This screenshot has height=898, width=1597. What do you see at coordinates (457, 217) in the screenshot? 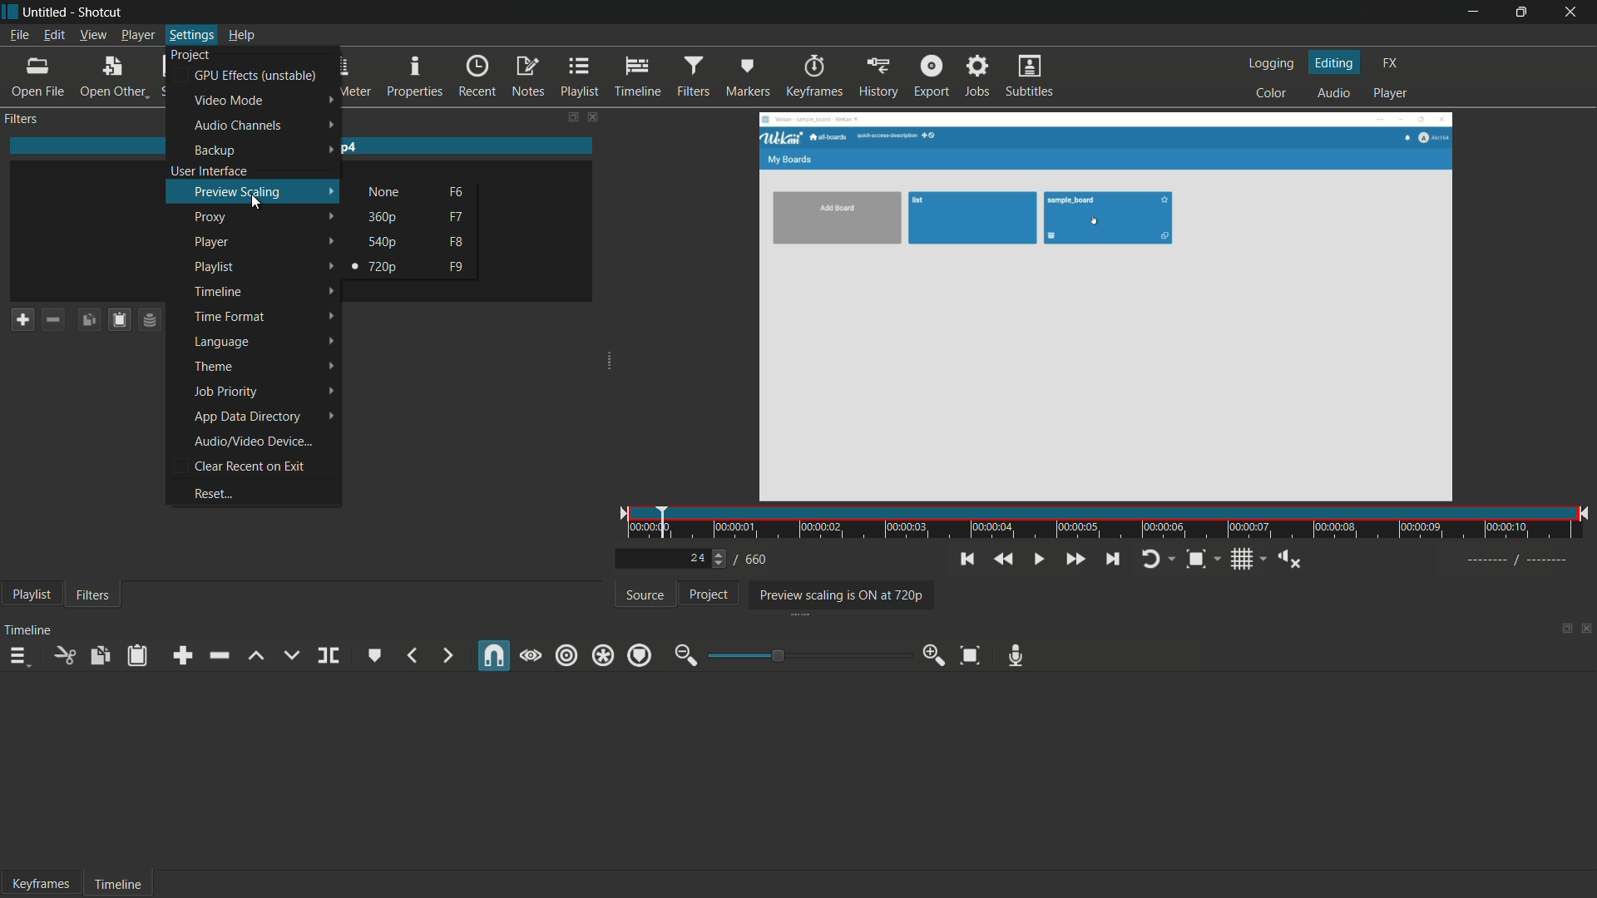
I see `keyboard shortcut` at bounding box center [457, 217].